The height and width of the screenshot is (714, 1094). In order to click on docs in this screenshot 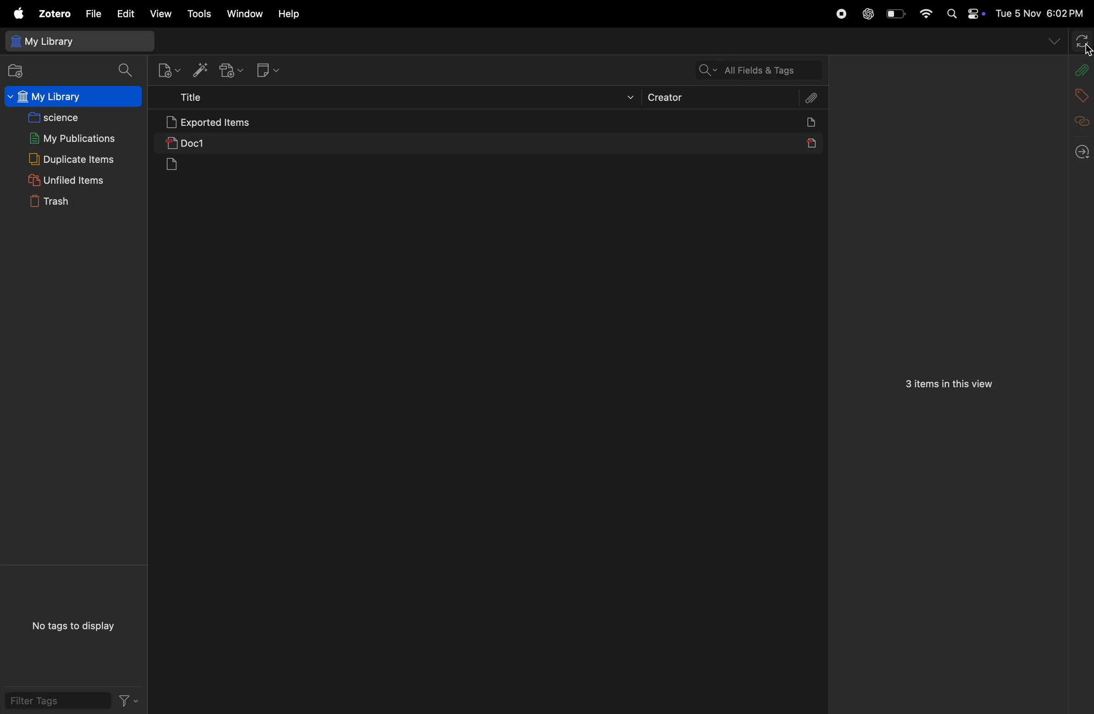, I will do `click(819, 122)`.